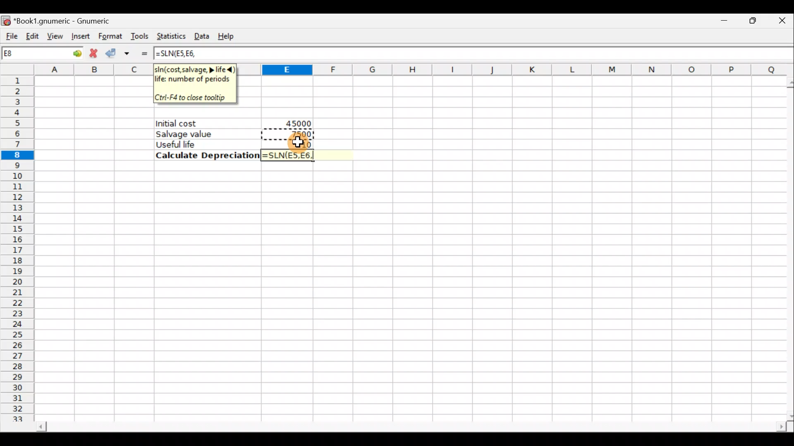 This screenshot has height=446, width=794. I want to click on *Book1.gnumeric - Gnumeric, so click(72, 21).